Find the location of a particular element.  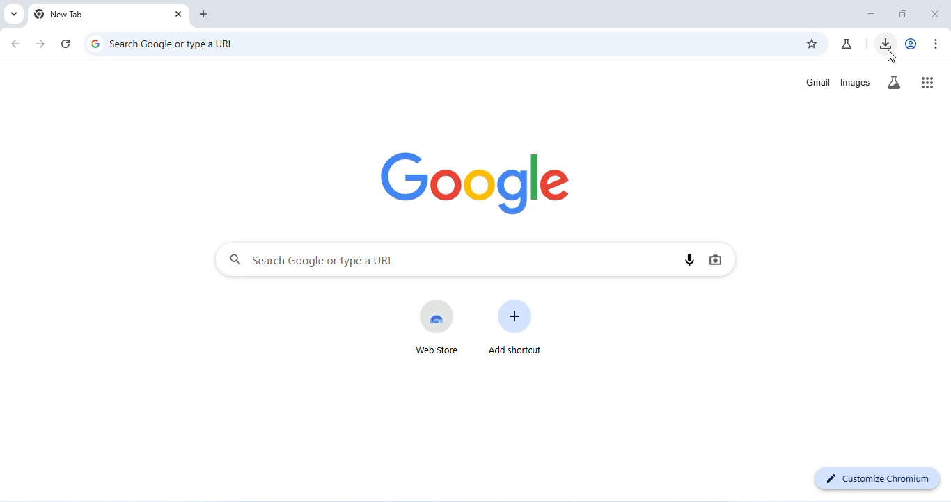

search google or type a URL is located at coordinates (162, 43).